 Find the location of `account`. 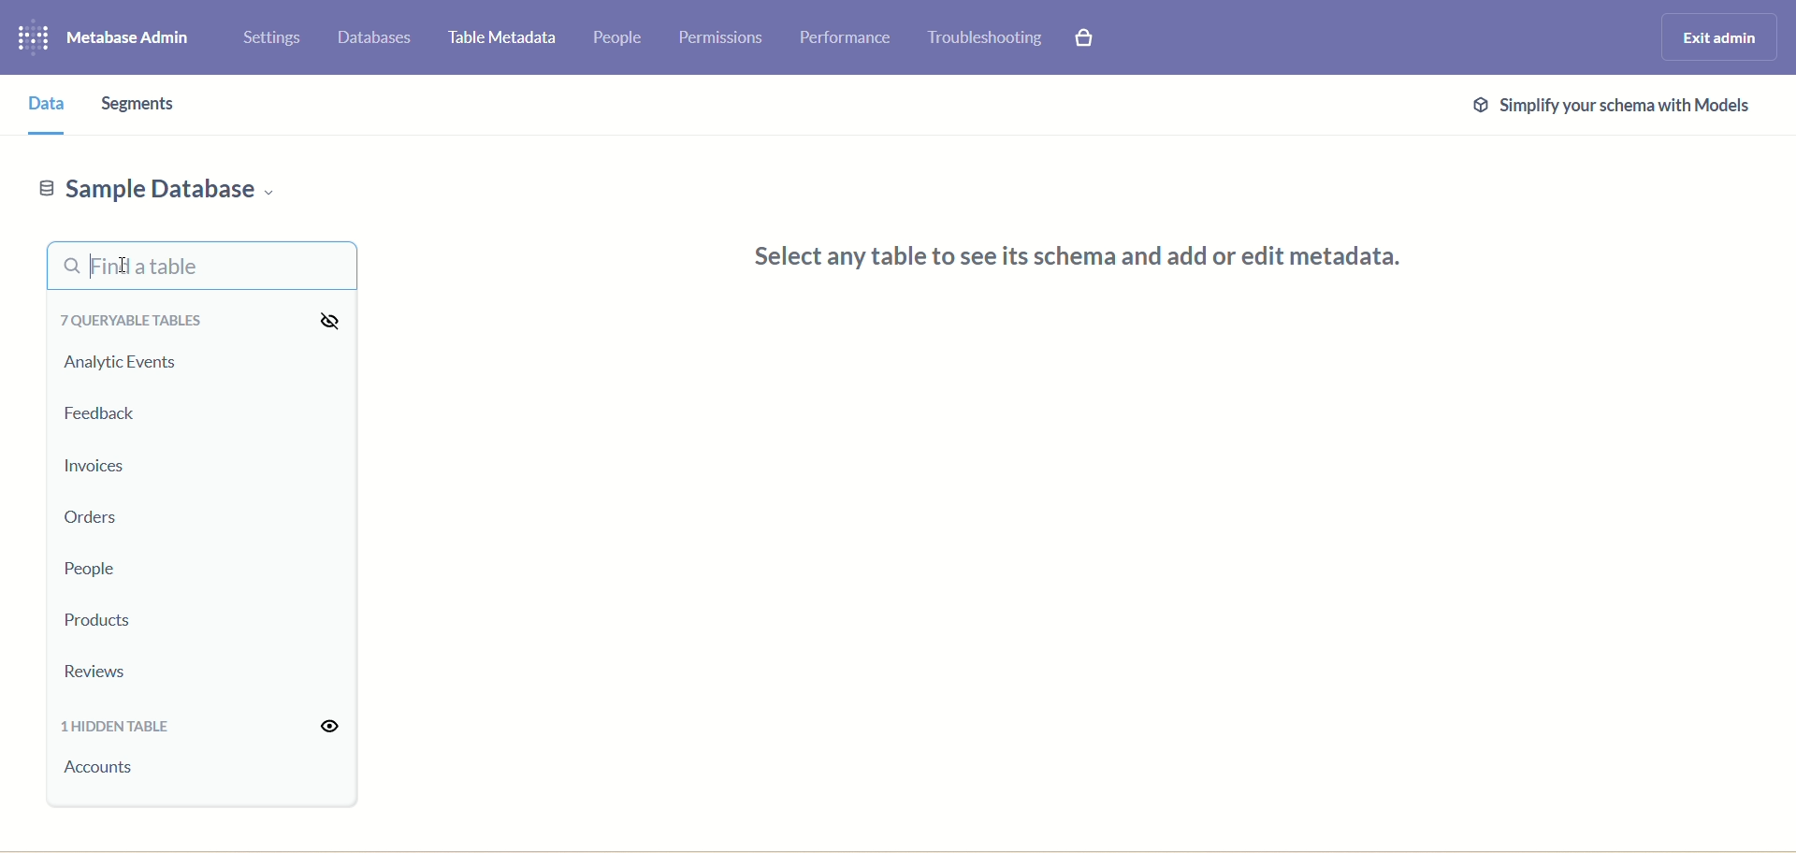

account is located at coordinates (99, 769).